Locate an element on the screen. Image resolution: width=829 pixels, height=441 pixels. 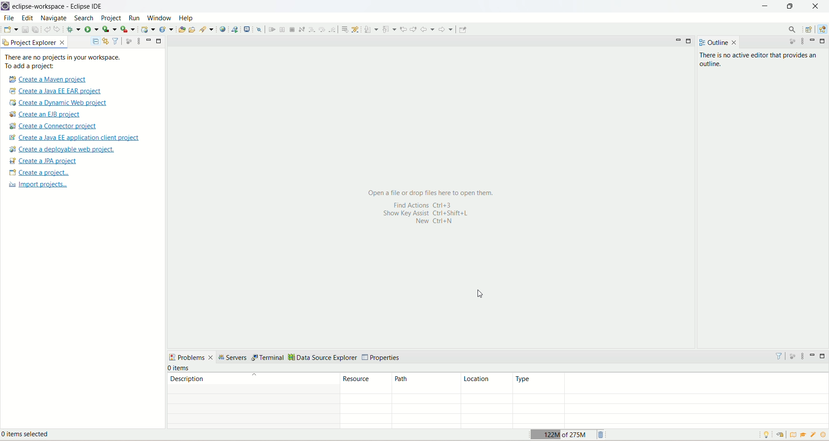
pin editor is located at coordinates (463, 30).